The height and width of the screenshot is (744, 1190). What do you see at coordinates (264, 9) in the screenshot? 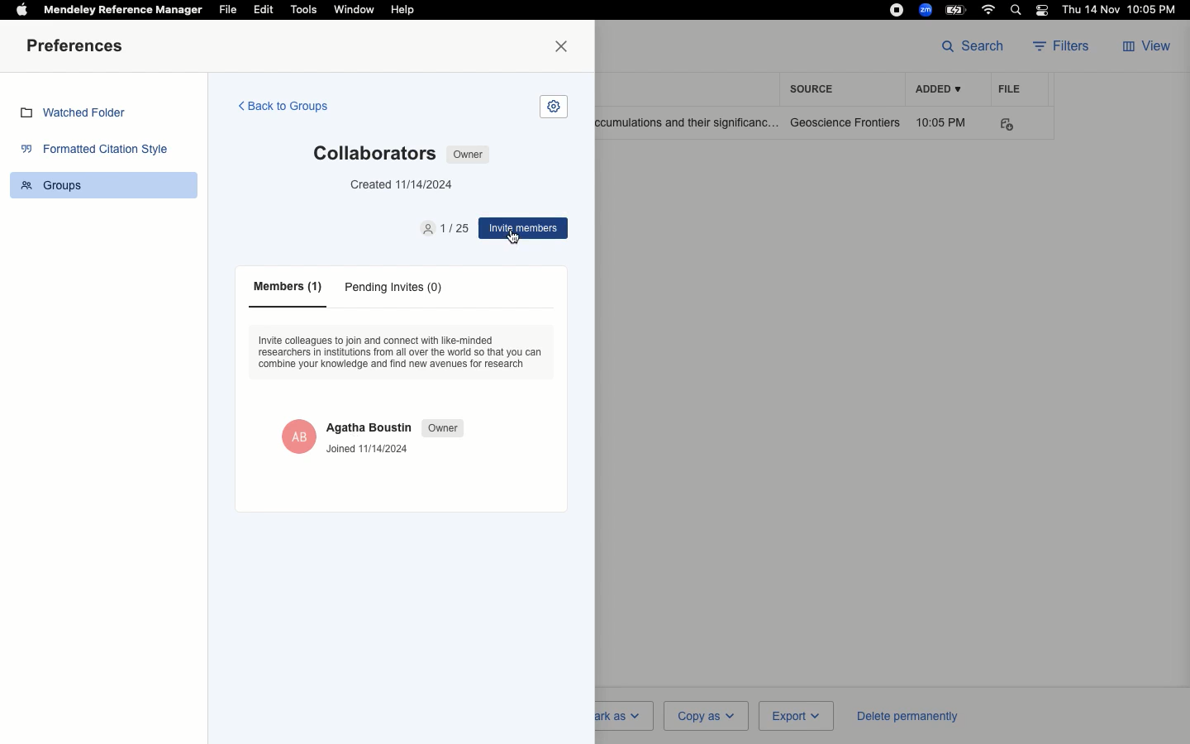
I see `Edit` at bounding box center [264, 9].